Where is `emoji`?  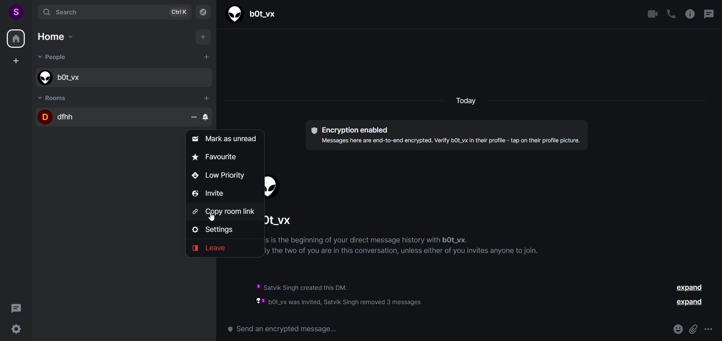 emoji is located at coordinates (675, 329).